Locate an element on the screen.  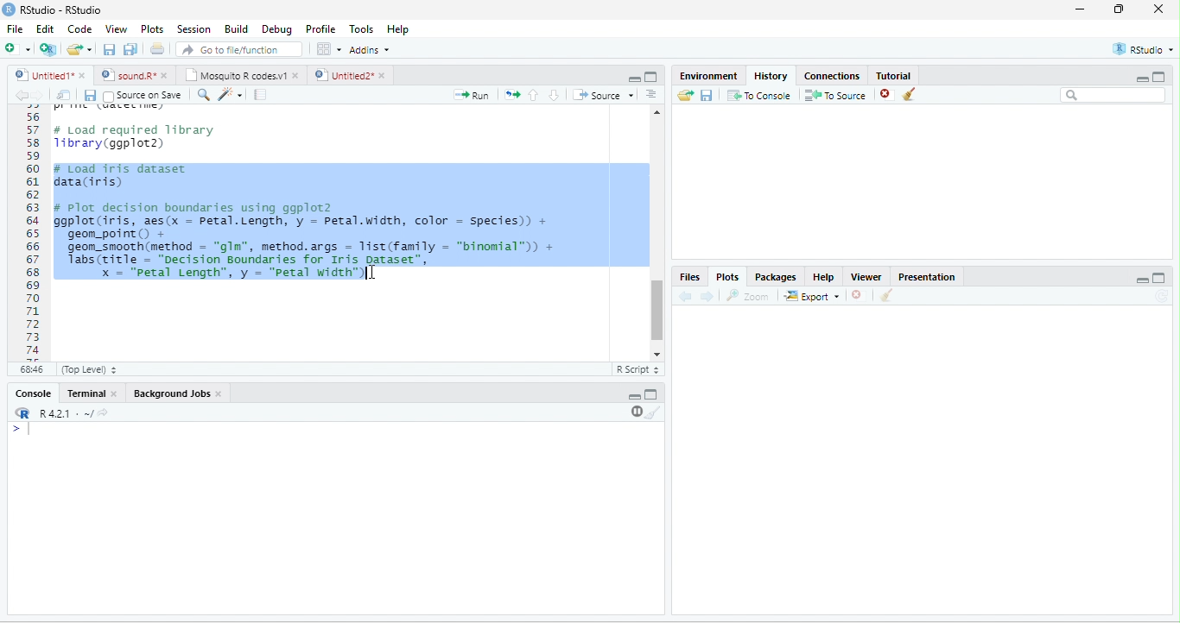
new project is located at coordinates (48, 50).